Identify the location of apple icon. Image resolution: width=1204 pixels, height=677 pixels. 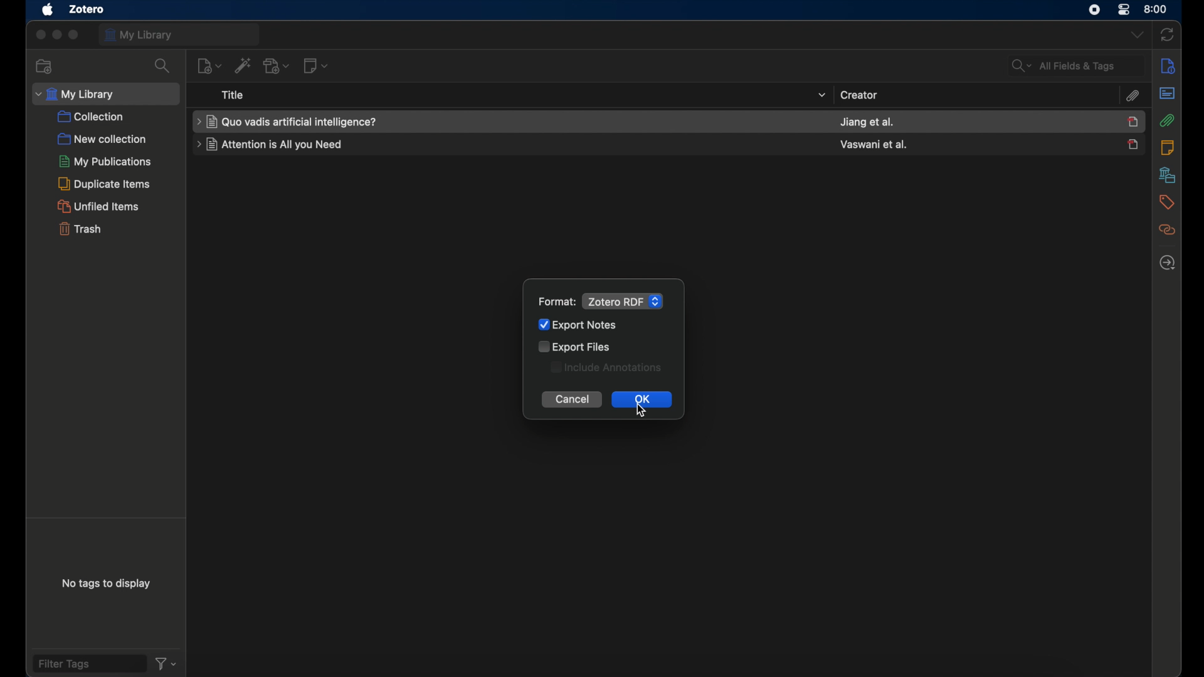
(46, 10).